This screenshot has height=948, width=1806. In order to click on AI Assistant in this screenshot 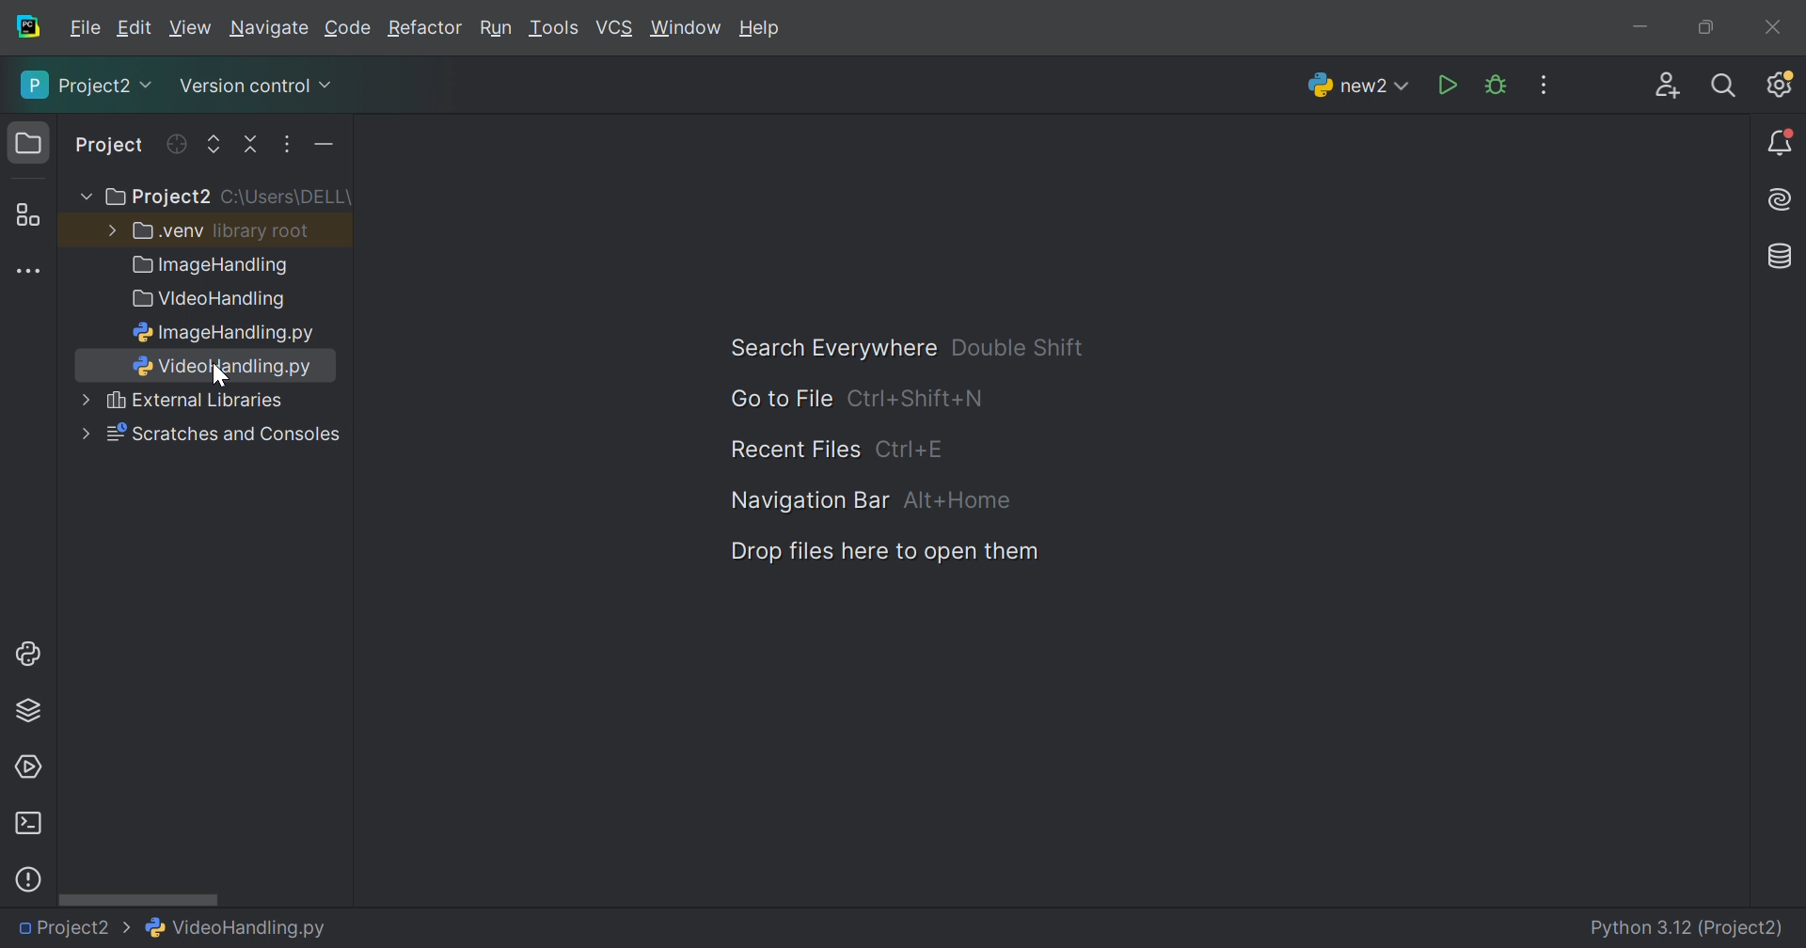, I will do `click(1782, 200)`.